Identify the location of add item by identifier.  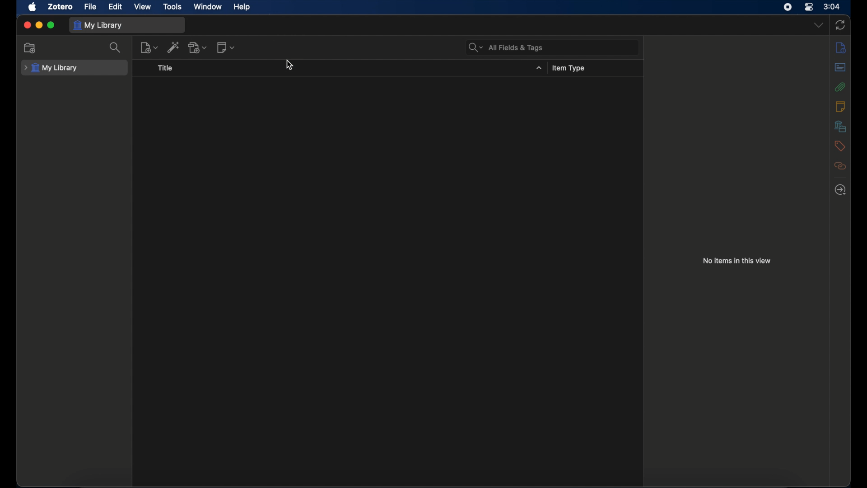
(174, 48).